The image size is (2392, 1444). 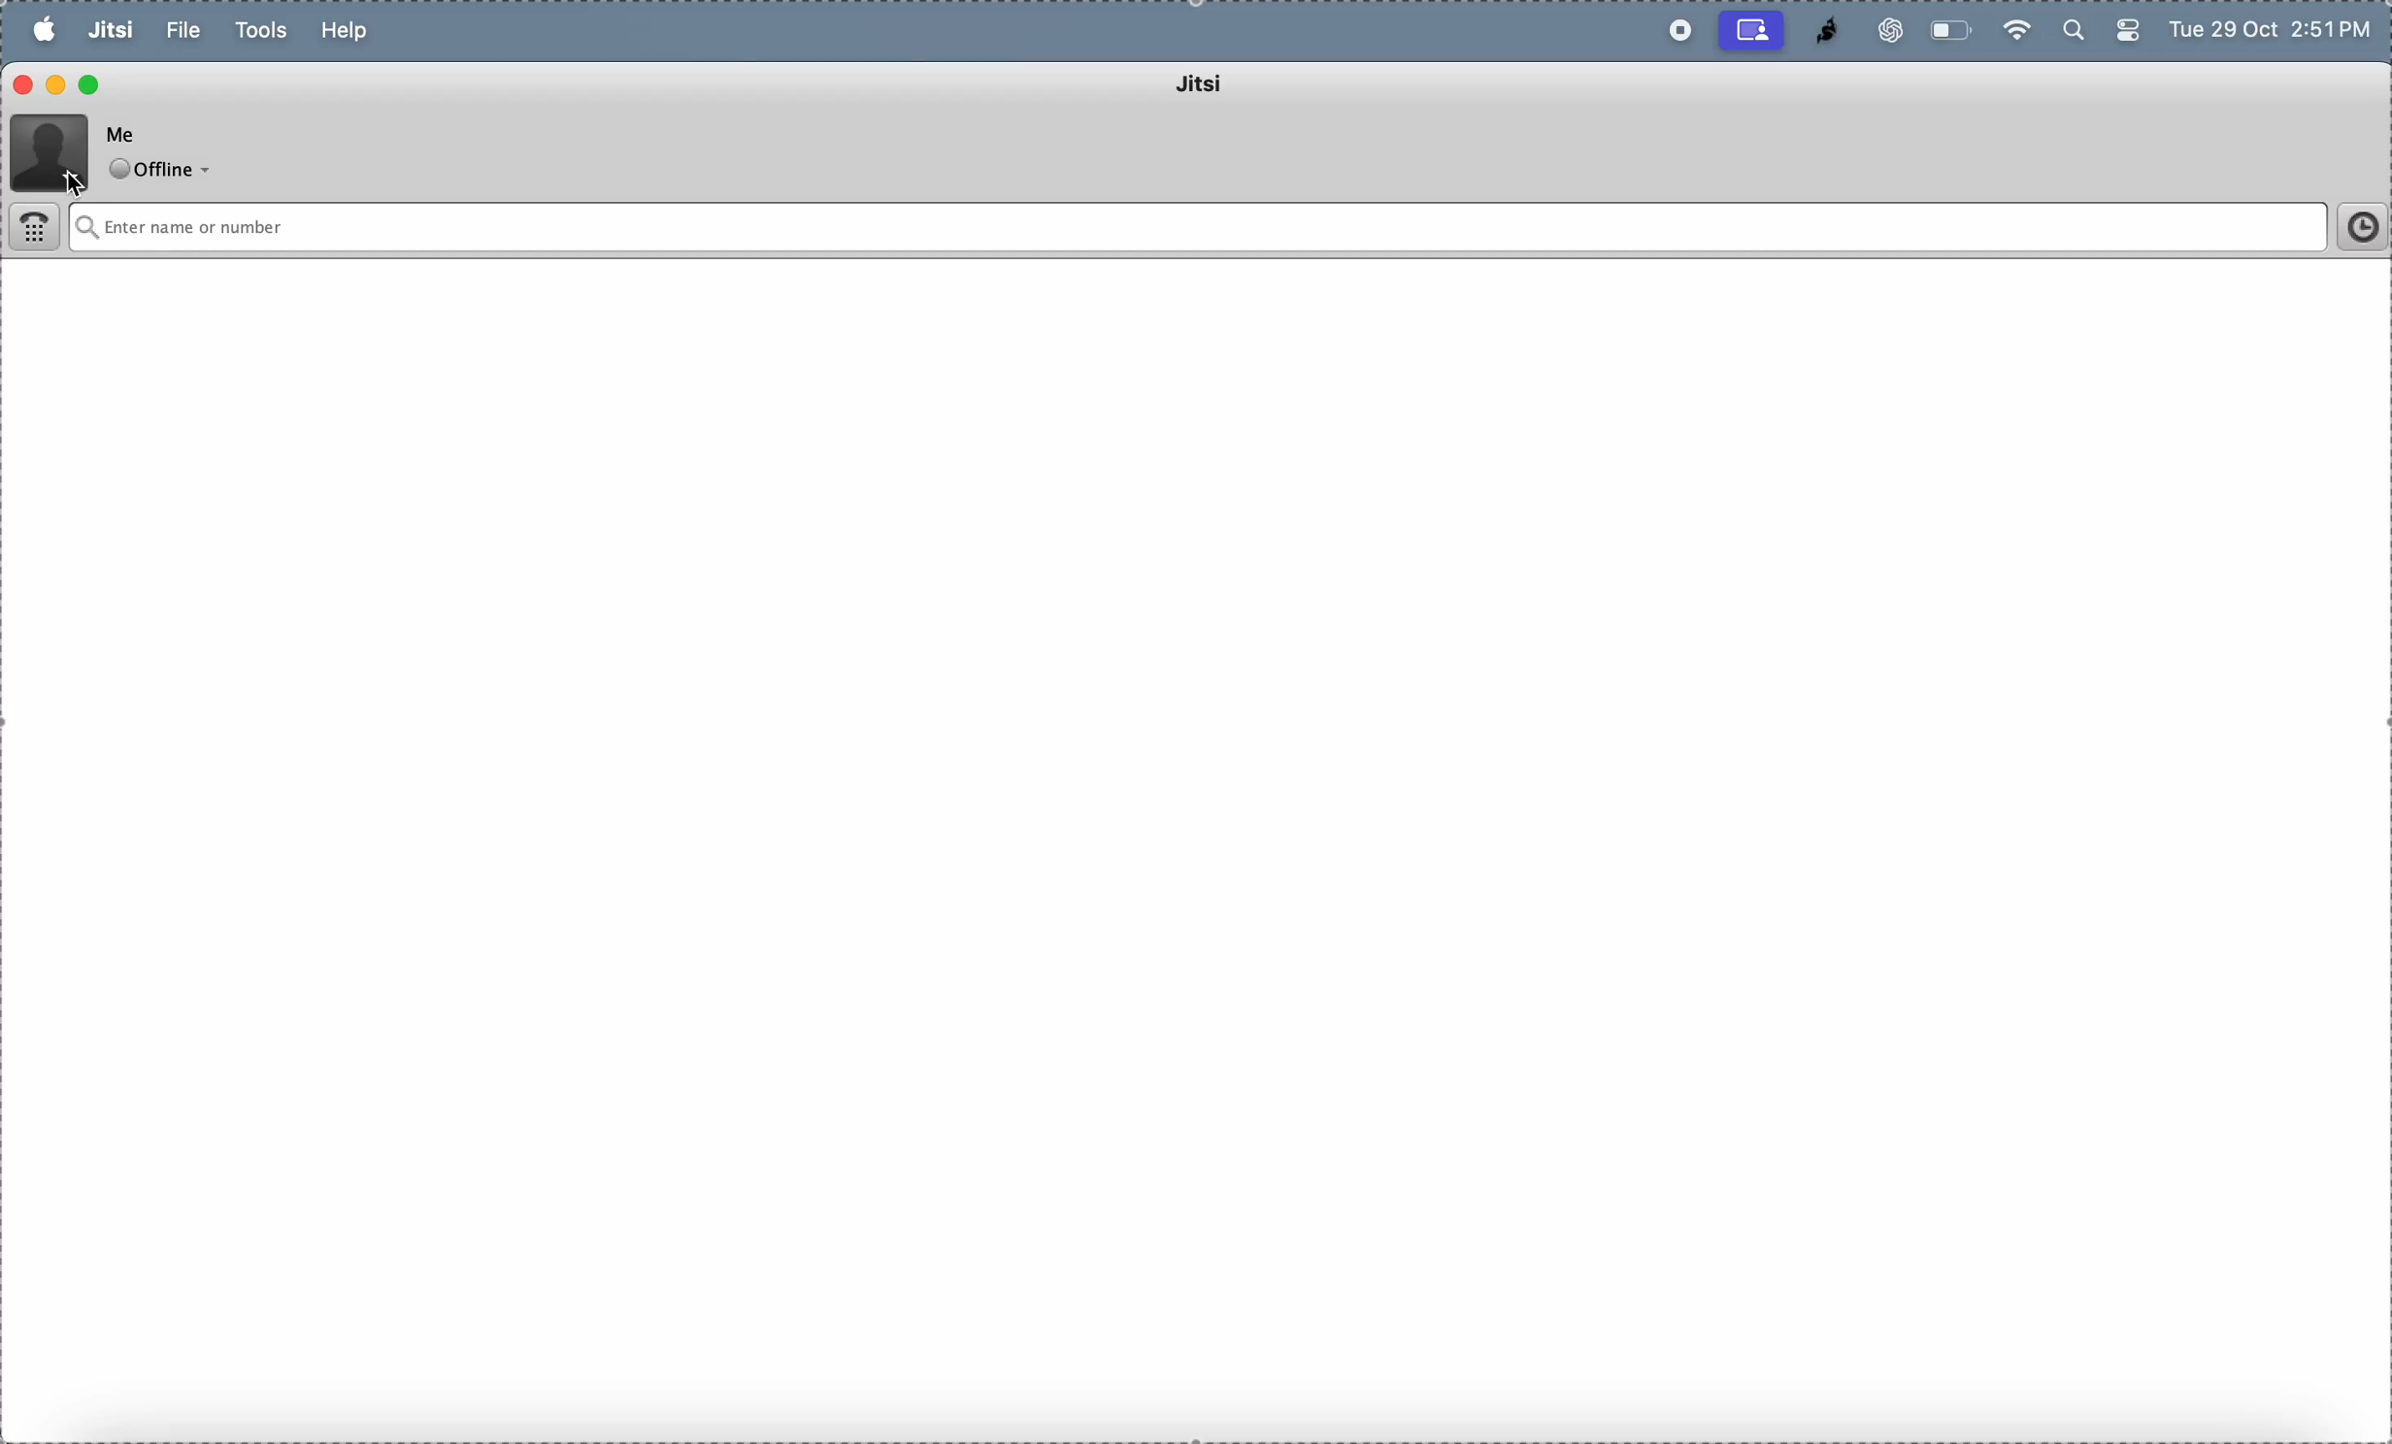 I want to click on apple menu, so click(x=44, y=29).